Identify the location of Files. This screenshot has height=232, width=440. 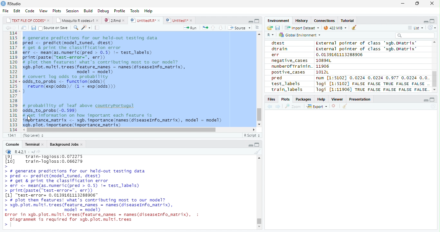
(271, 99).